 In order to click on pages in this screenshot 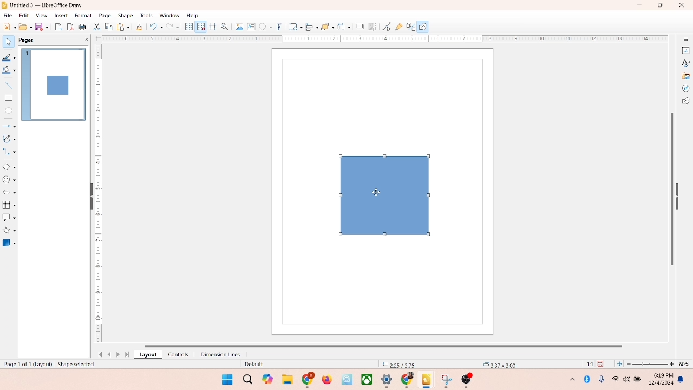, I will do `click(25, 39)`.